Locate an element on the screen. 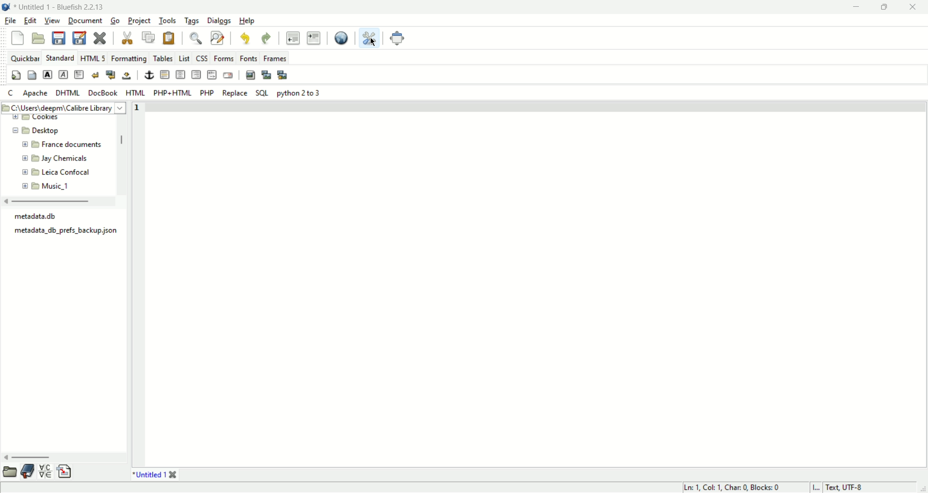 The width and height of the screenshot is (928, 493). quickbar is located at coordinates (25, 59).